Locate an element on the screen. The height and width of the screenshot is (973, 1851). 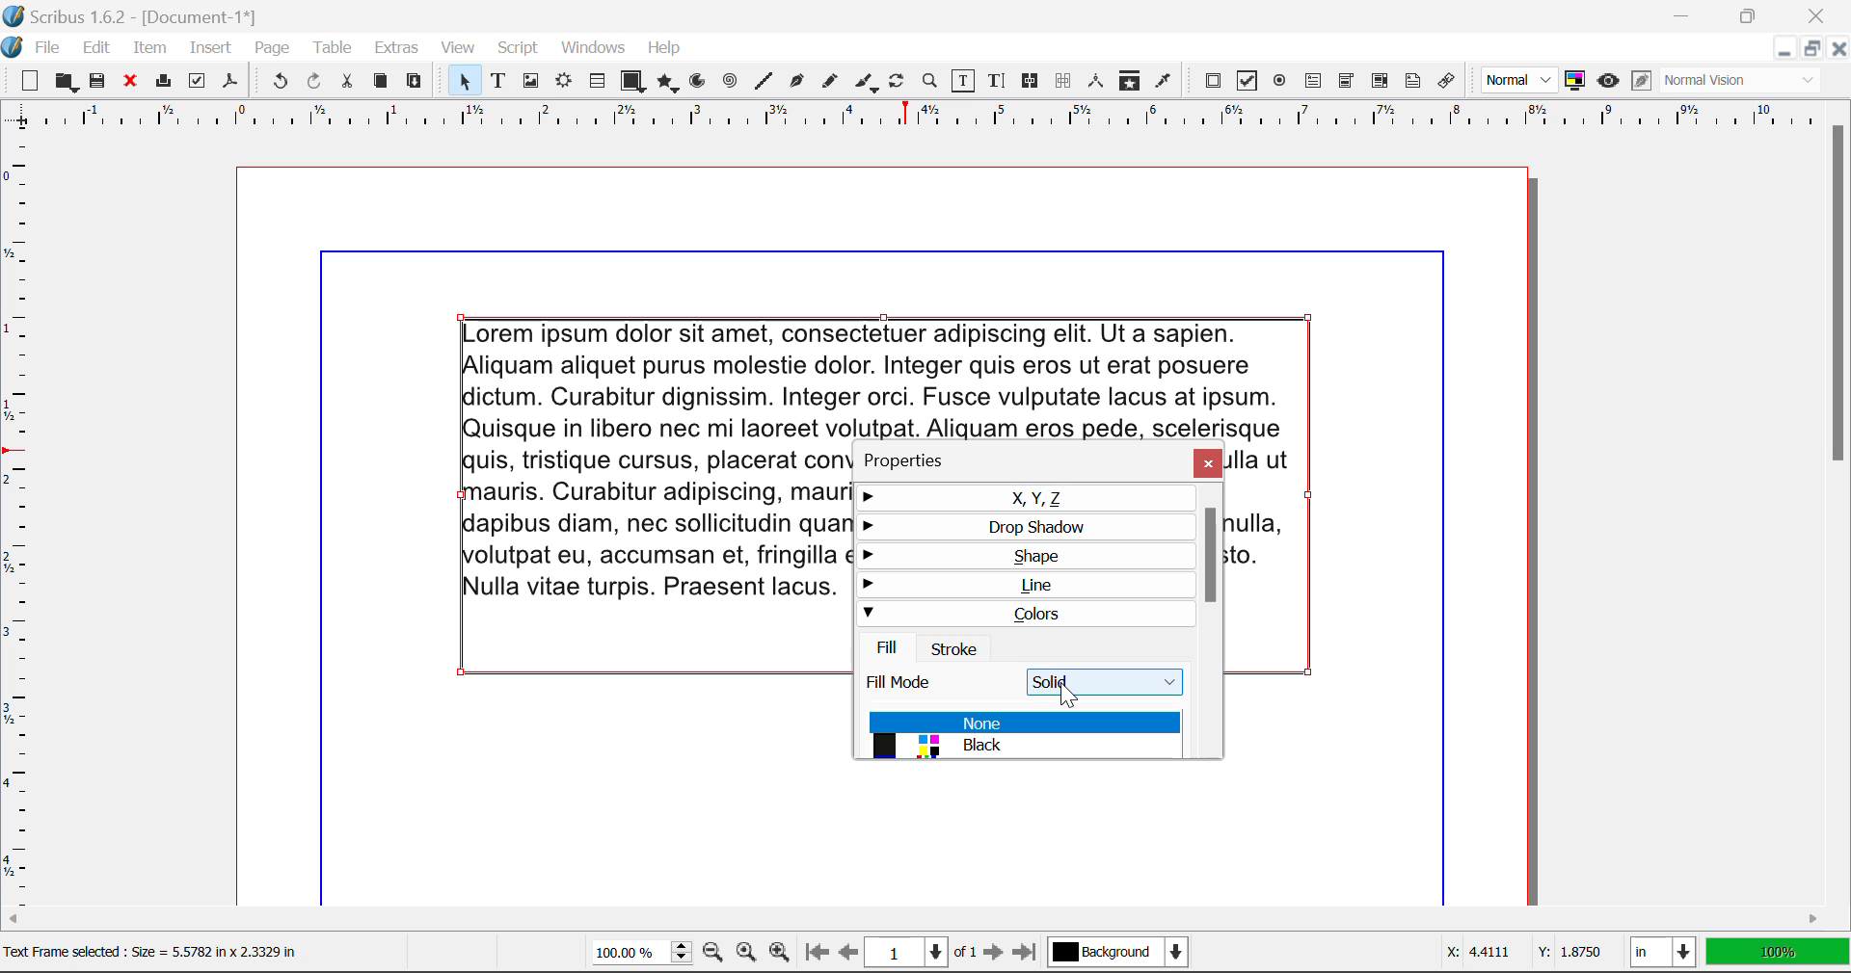
Zoom to 100% is located at coordinates (747, 955).